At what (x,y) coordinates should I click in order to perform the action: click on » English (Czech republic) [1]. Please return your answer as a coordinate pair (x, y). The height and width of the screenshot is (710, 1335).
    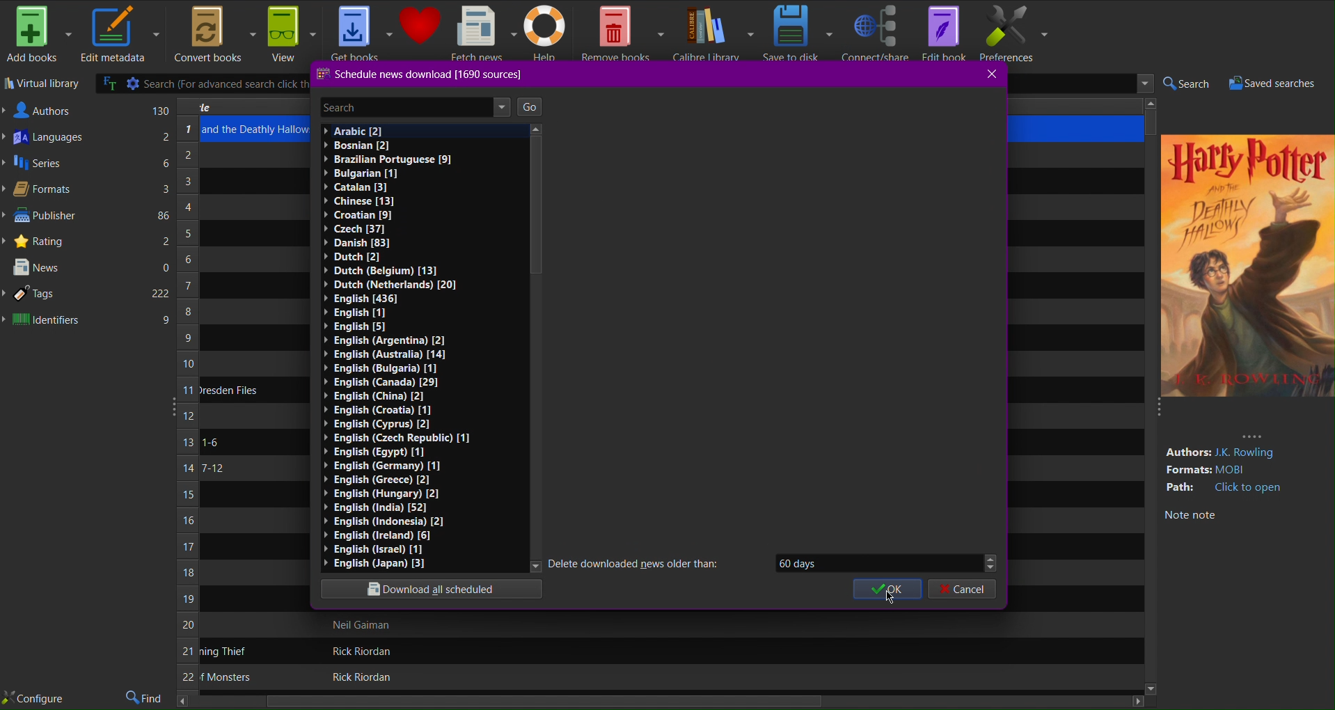
    Looking at the image, I should click on (397, 437).